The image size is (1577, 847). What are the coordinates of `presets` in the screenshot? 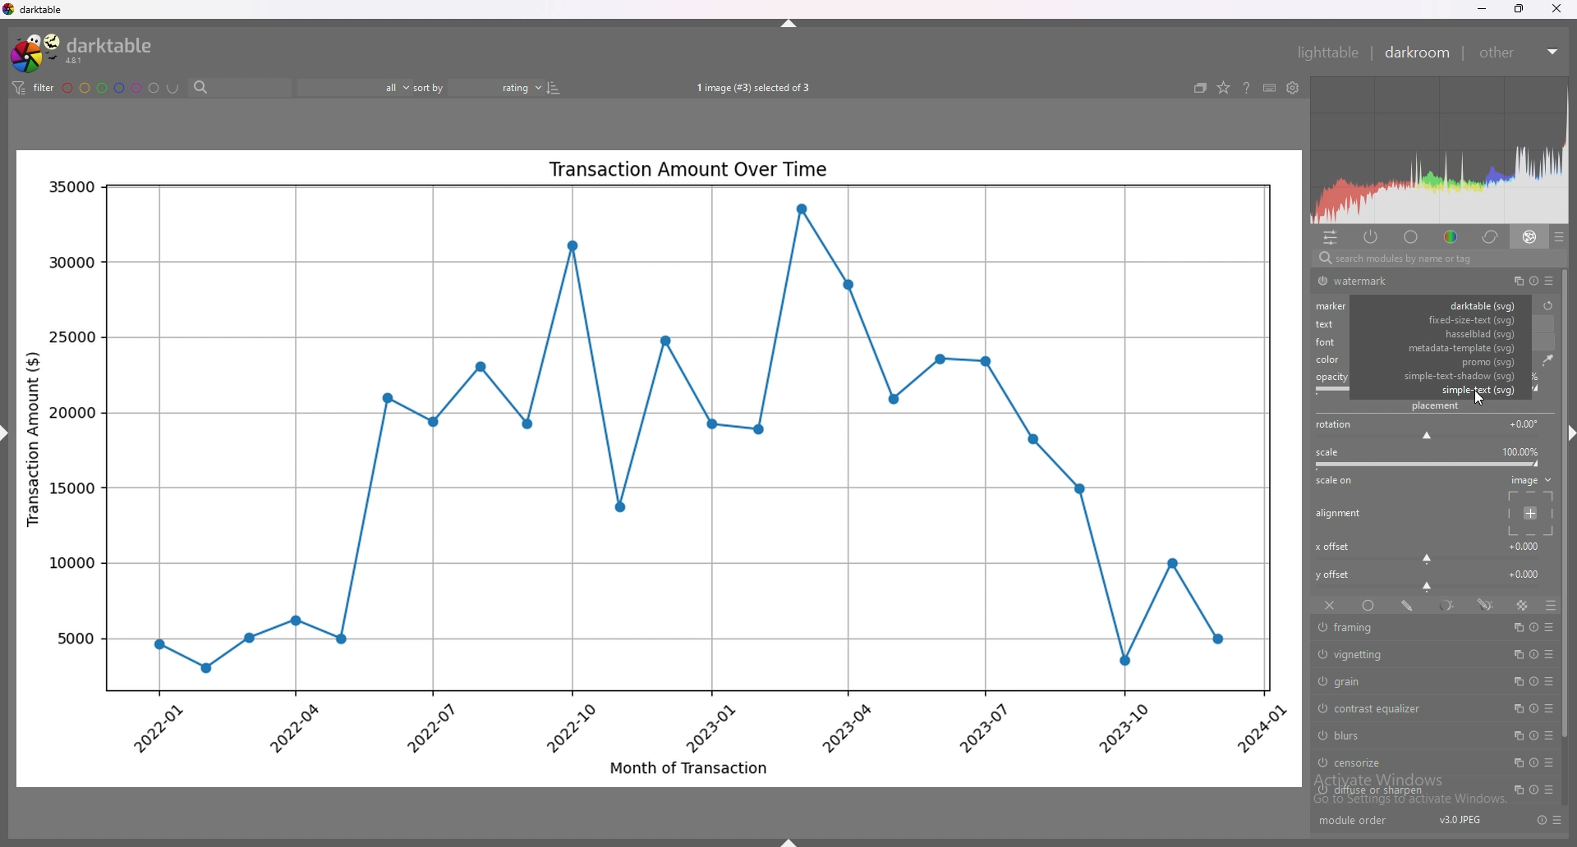 It's located at (1549, 281).